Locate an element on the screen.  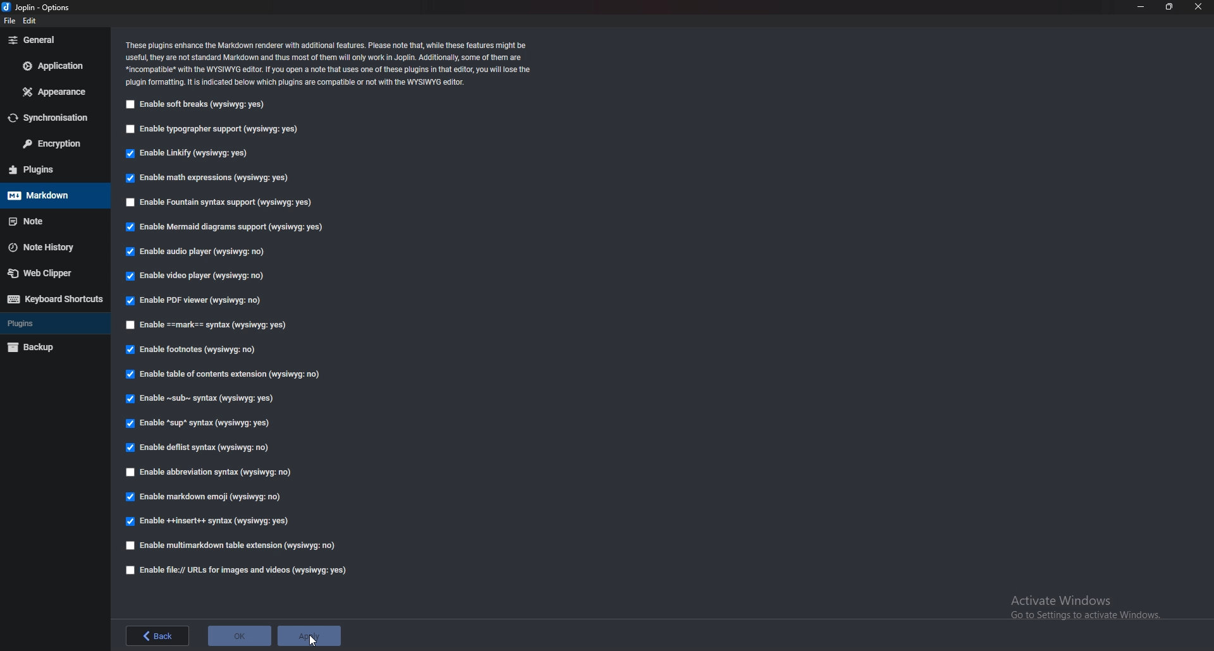
Back up is located at coordinates (49, 347).